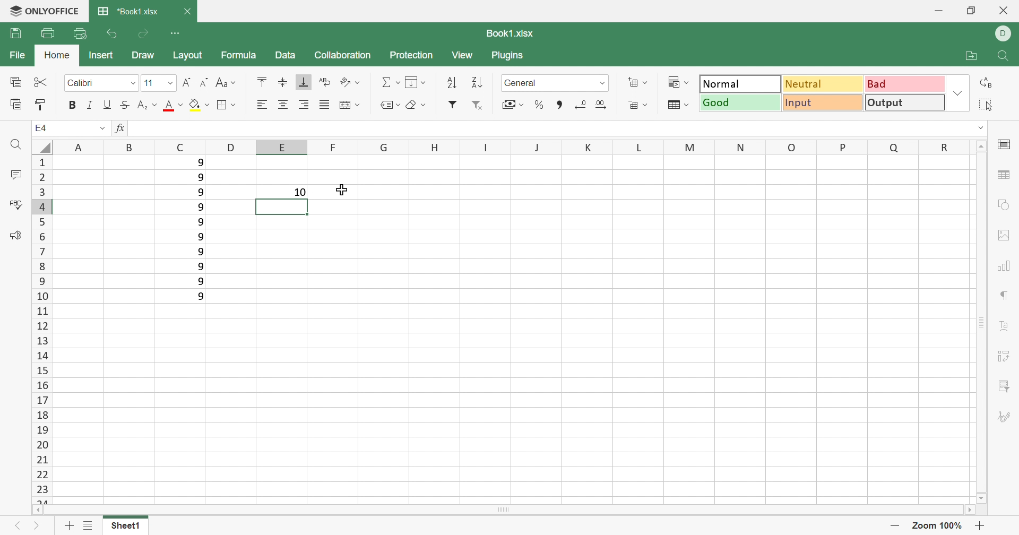  What do you see at coordinates (114, 34) in the screenshot?
I see `Undo` at bounding box center [114, 34].